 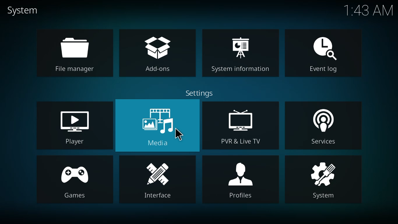 What do you see at coordinates (242, 53) in the screenshot?
I see `system information` at bounding box center [242, 53].